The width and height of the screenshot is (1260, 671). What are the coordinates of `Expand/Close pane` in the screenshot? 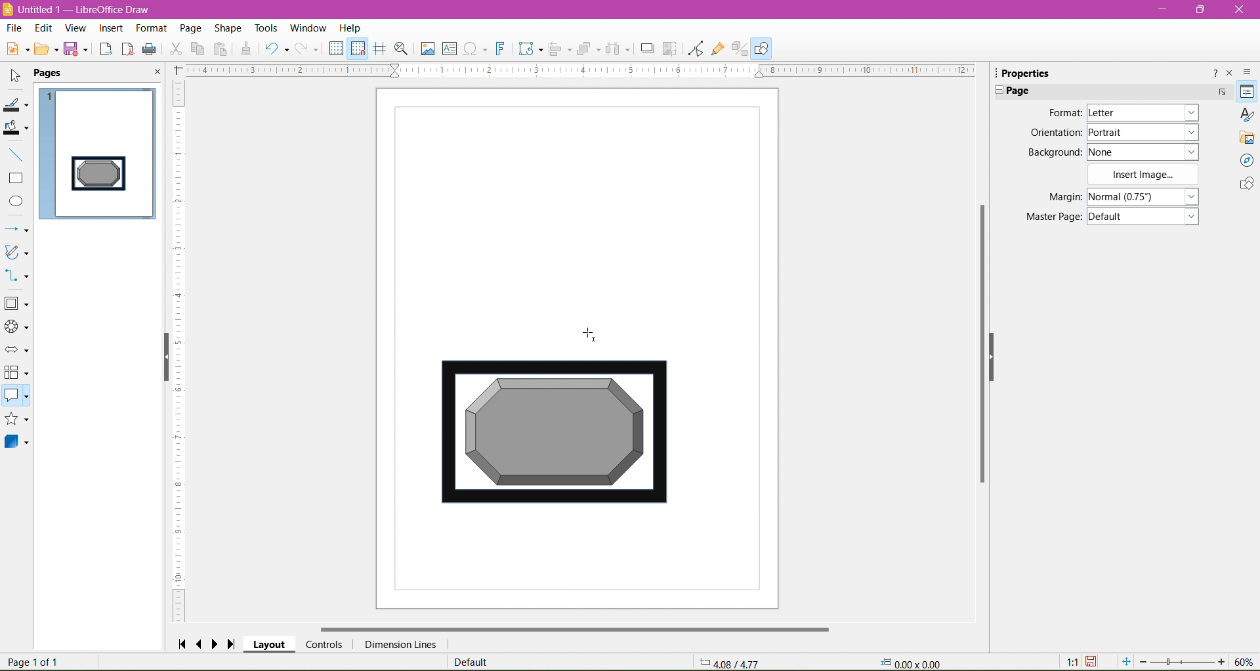 It's located at (996, 91).